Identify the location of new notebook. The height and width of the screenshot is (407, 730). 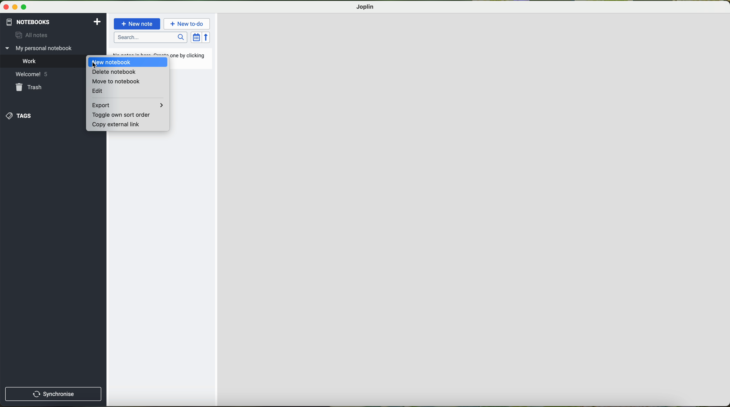
(112, 62).